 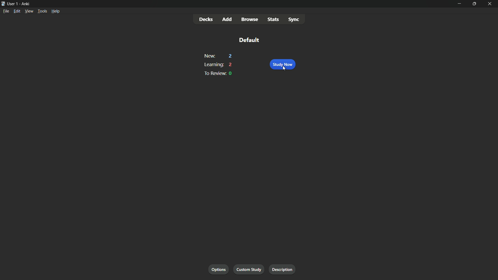 I want to click on minimize, so click(x=459, y=4).